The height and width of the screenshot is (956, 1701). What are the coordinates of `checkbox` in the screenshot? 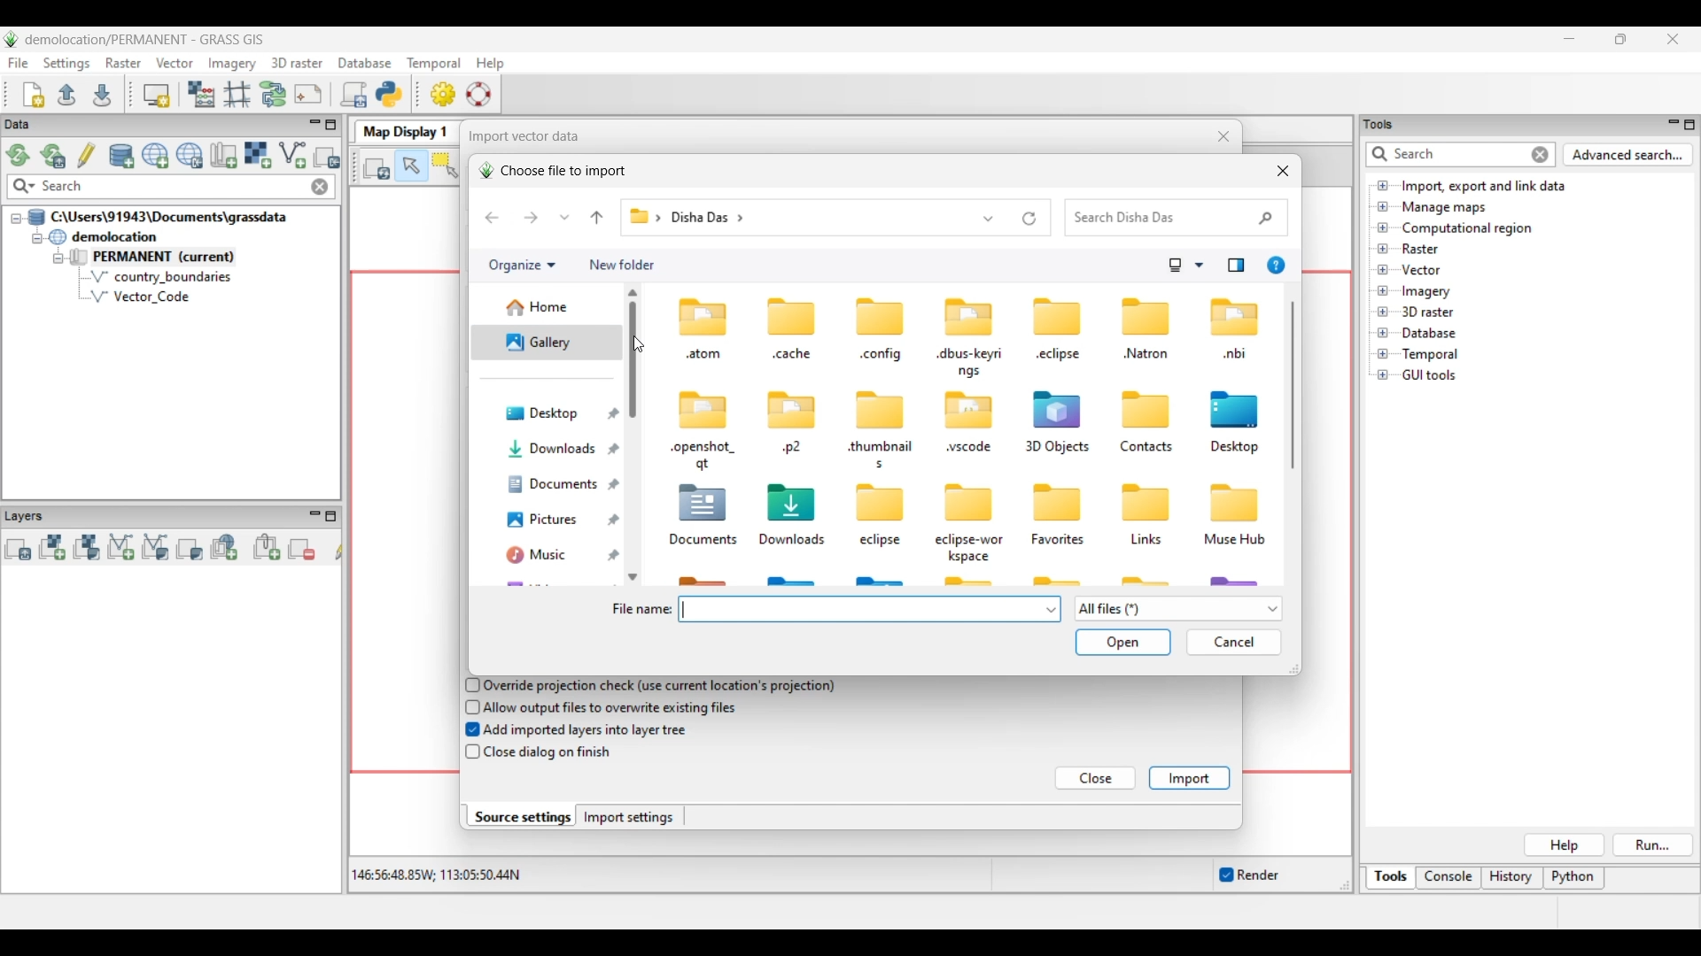 It's located at (469, 706).